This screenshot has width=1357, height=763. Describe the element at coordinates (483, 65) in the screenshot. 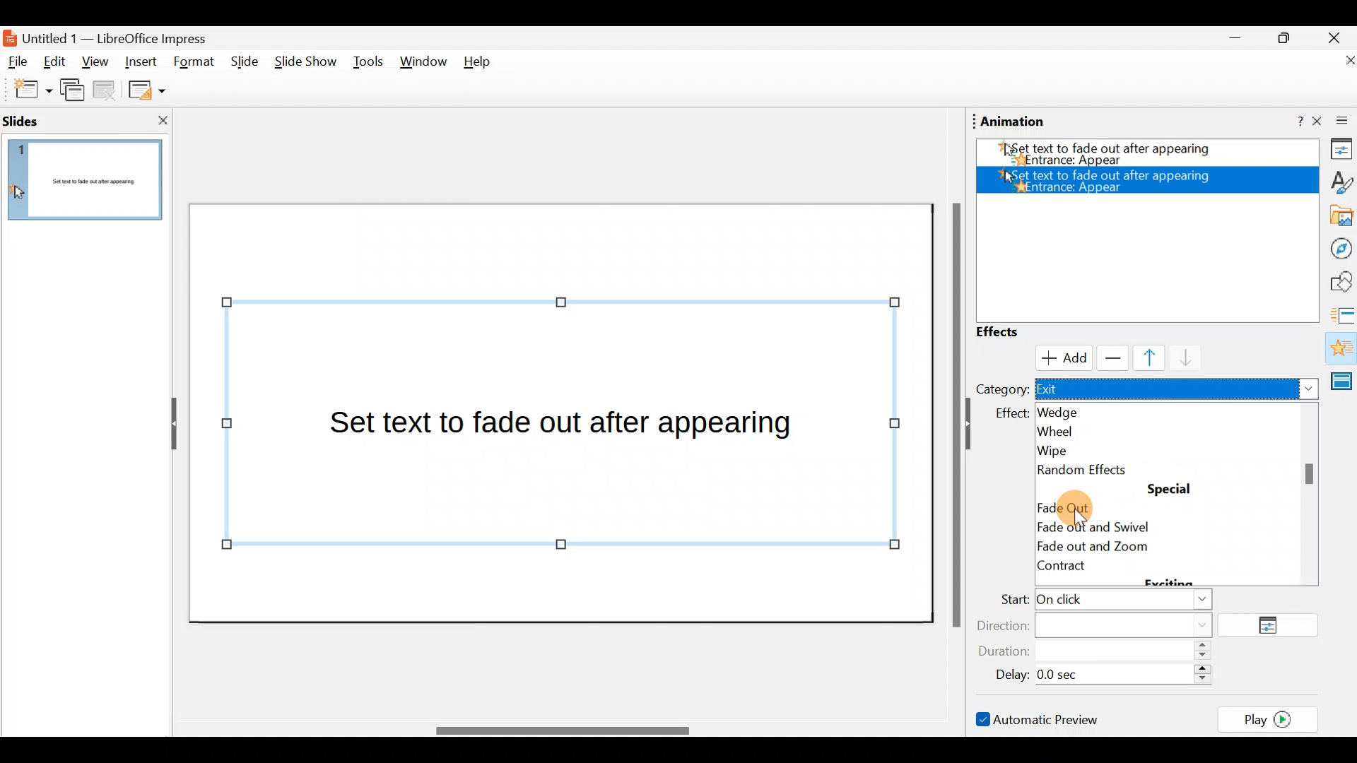

I see `Help` at that location.